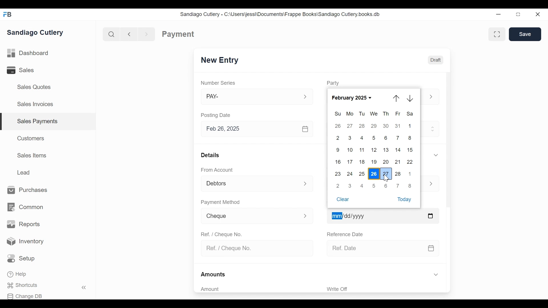 Image resolution: width=548 pixels, height=308 pixels. What do you see at coordinates (31, 138) in the screenshot?
I see `Customers` at bounding box center [31, 138].